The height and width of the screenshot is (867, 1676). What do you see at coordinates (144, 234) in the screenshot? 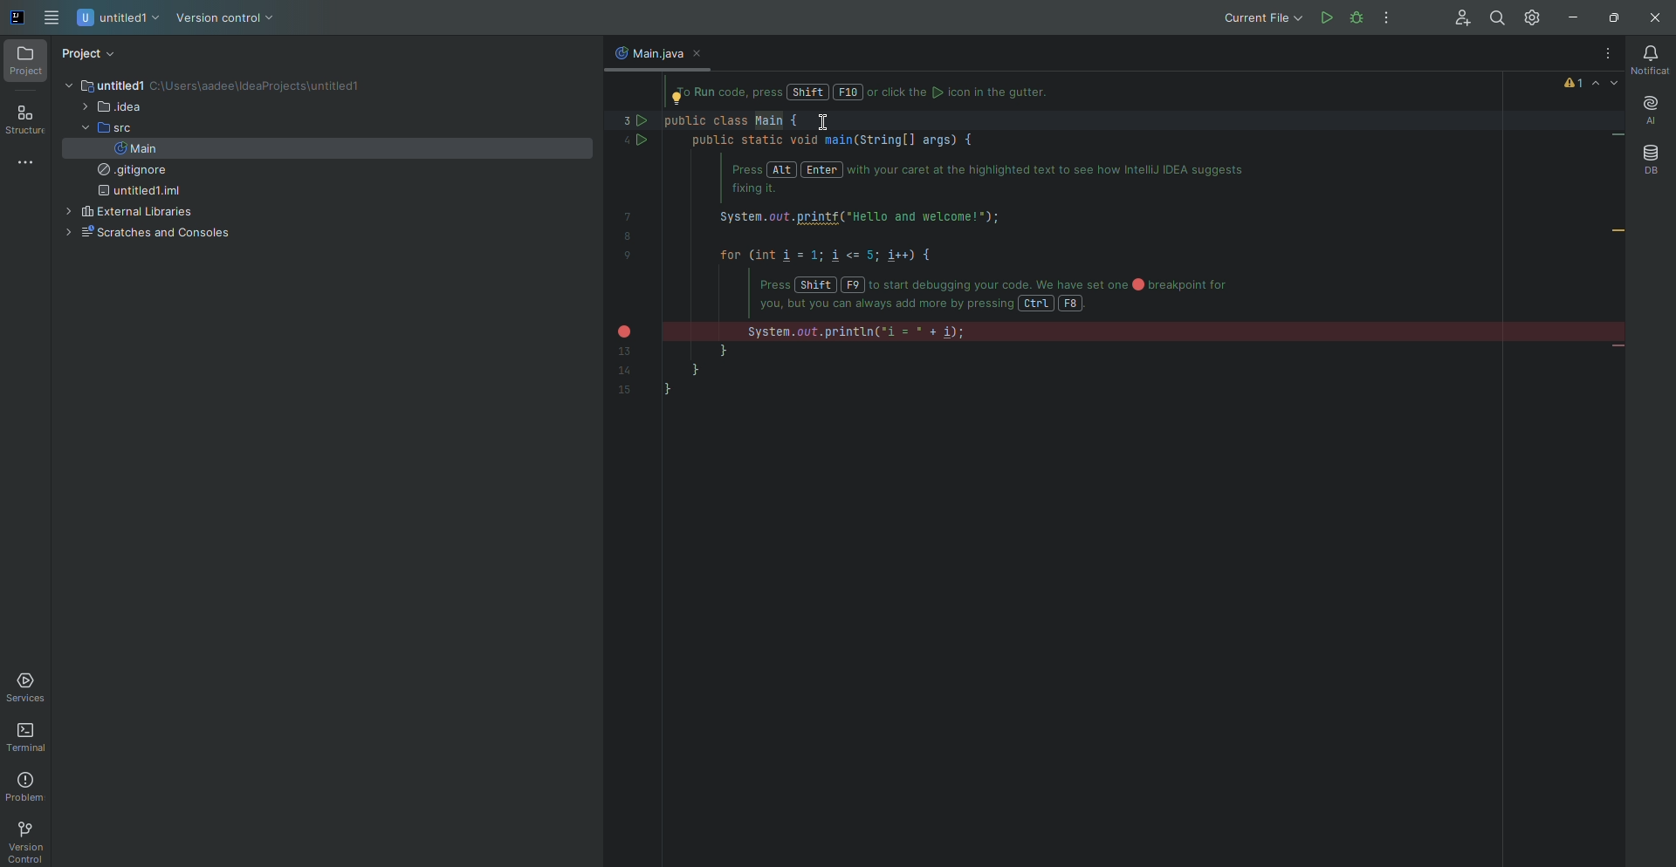
I see `Scratches and Consoles` at bounding box center [144, 234].